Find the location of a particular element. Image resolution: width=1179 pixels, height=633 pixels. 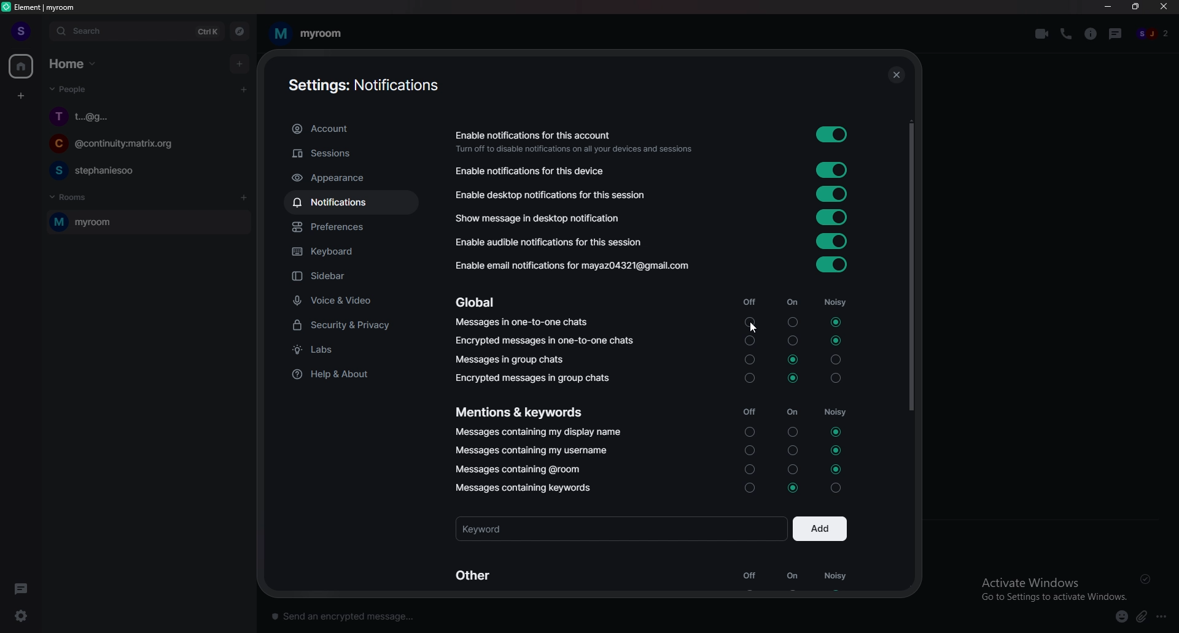

keyword input is located at coordinates (621, 528).